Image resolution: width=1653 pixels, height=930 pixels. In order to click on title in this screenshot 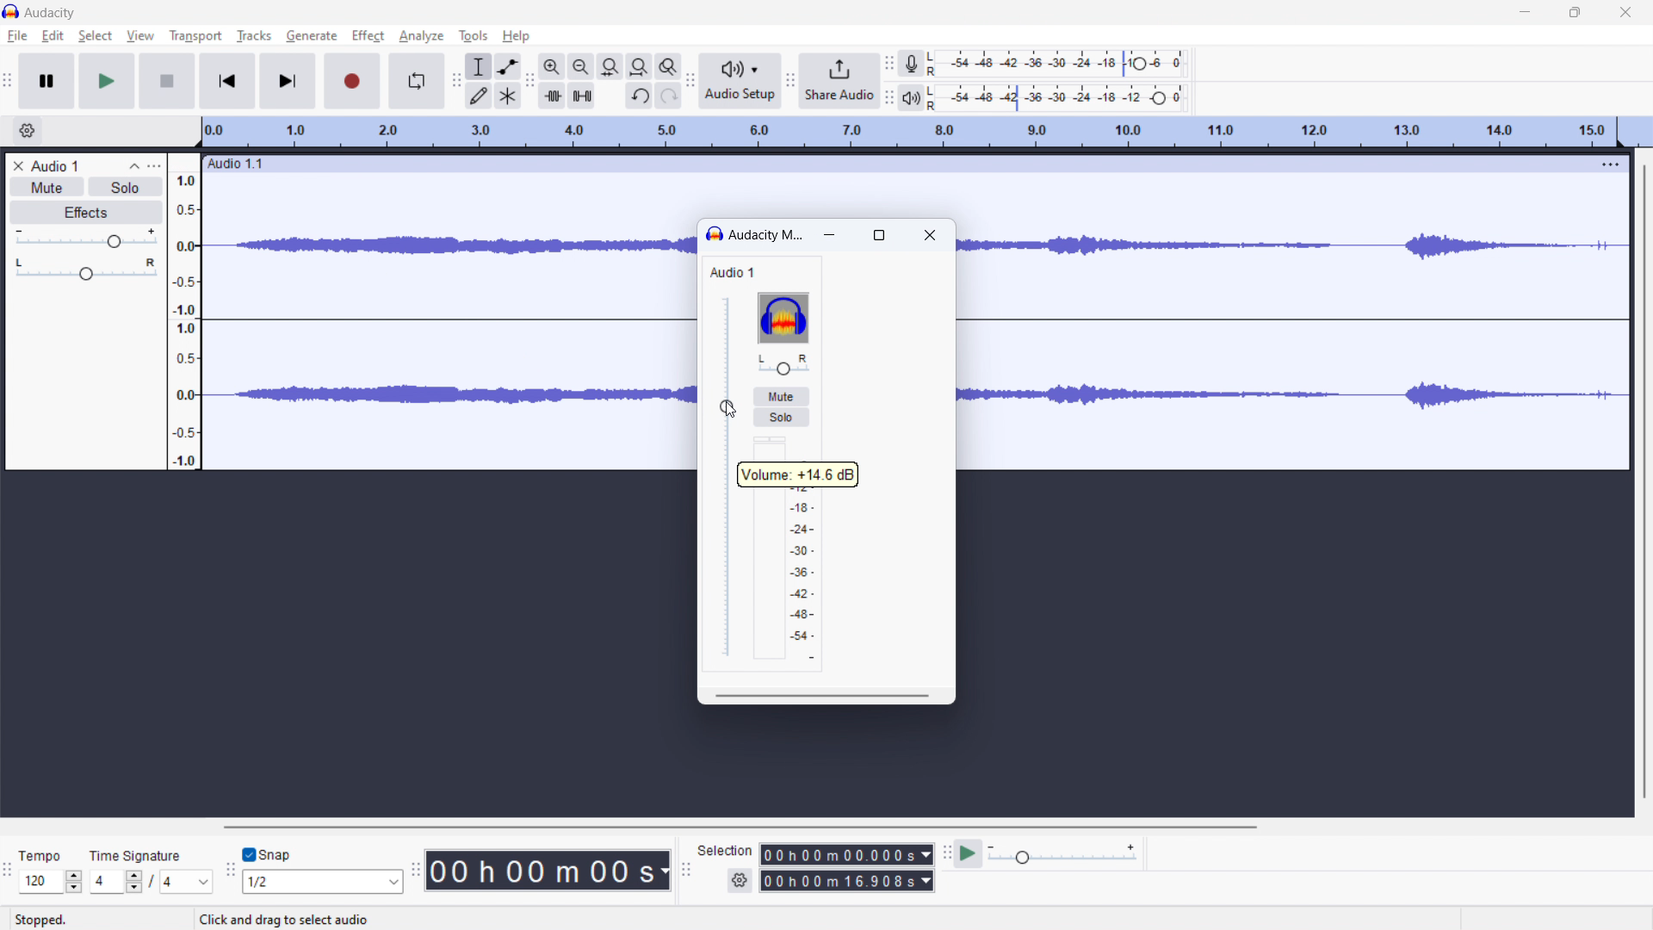, I will do `click(51, 13)`.